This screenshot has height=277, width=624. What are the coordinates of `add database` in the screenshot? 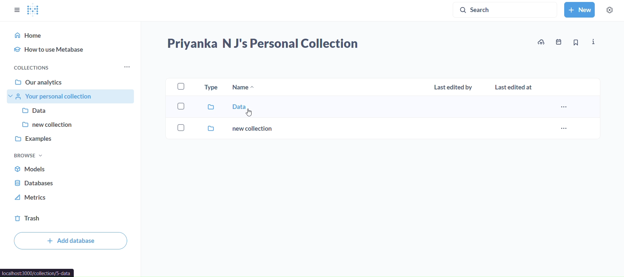 It's located at (70, 241).